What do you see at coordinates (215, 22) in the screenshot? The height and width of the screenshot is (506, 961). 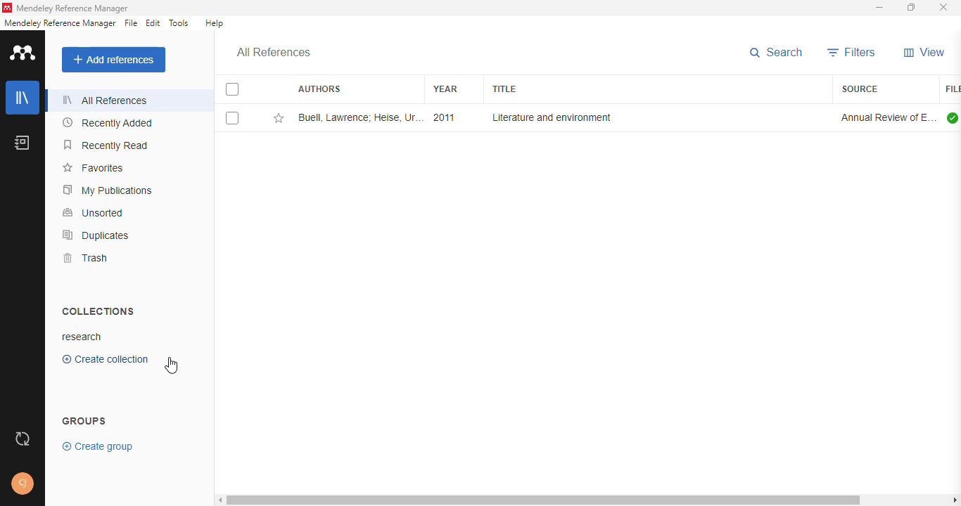 I see `help` at bounding box center [215, 22].